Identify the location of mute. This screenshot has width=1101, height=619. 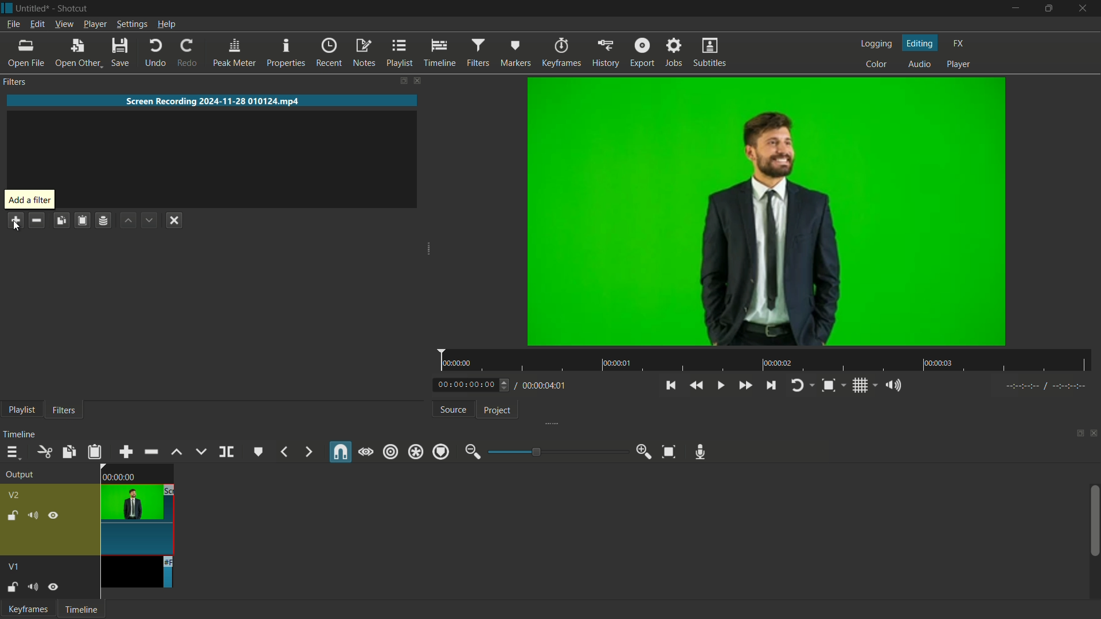
(32, 586).